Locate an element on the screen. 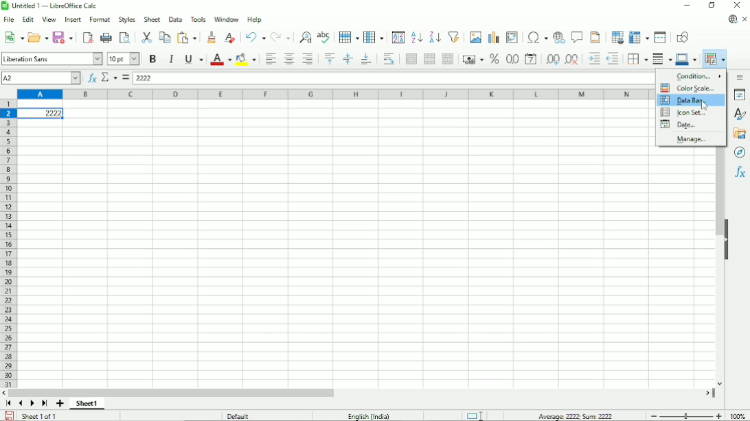  Sheet 1 of 1 is located at coordinates (40, 416).